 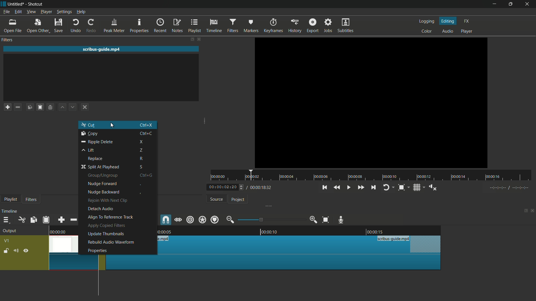 What do you see at coordinates (100, 209) in the screenshot?
I see `detach audio` at bounding box center [100, 209].